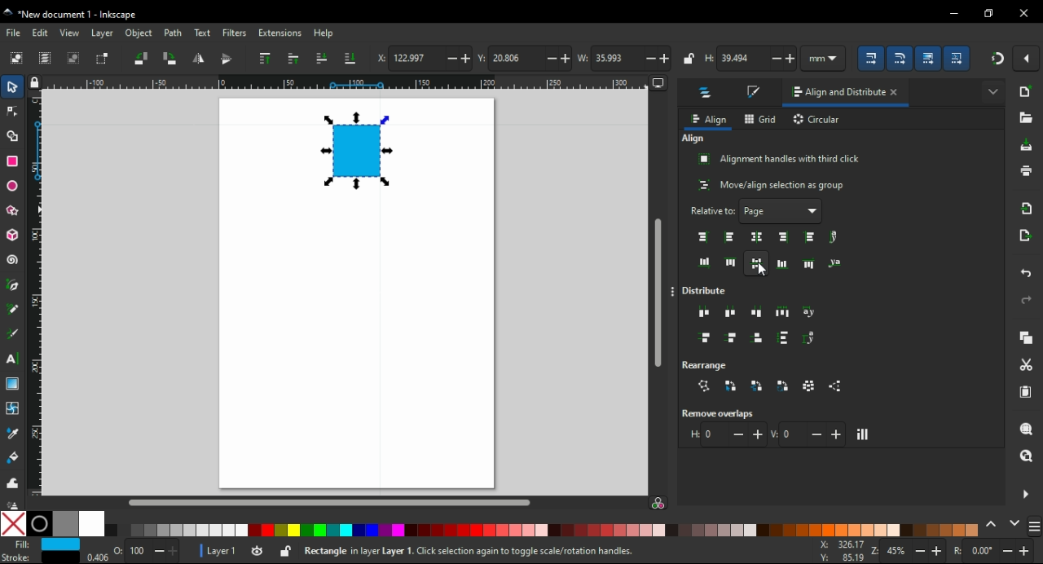  Describe the element at coordinates (755, 93) in the screenshot. I see `fill and stroke` at that location.